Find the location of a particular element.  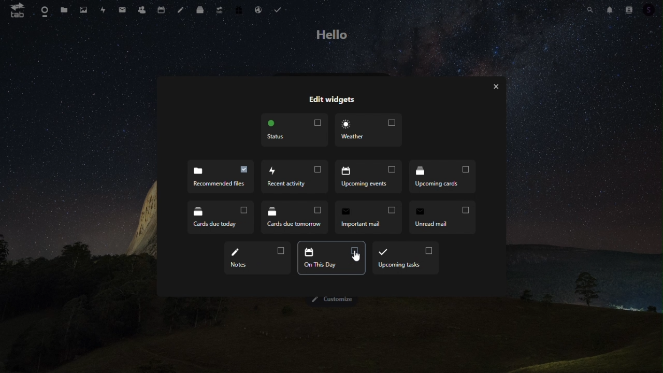

on this day is located at coordinates (258, 258).